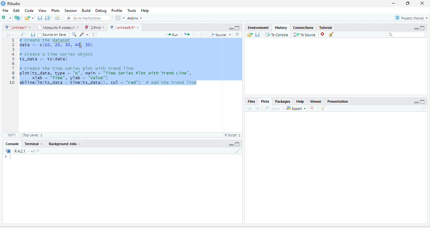 This screenshot has width=430, height=228. What do you see at coordinates (393, 3) in the screenshot?
I see `minimize` at bounding box center [393, 3].